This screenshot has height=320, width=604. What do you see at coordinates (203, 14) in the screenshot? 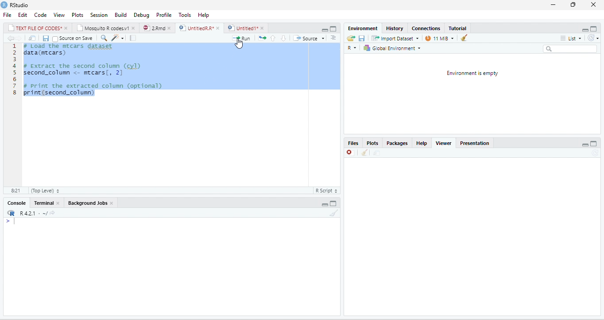
I see `help` at bounding box center [203, 14].